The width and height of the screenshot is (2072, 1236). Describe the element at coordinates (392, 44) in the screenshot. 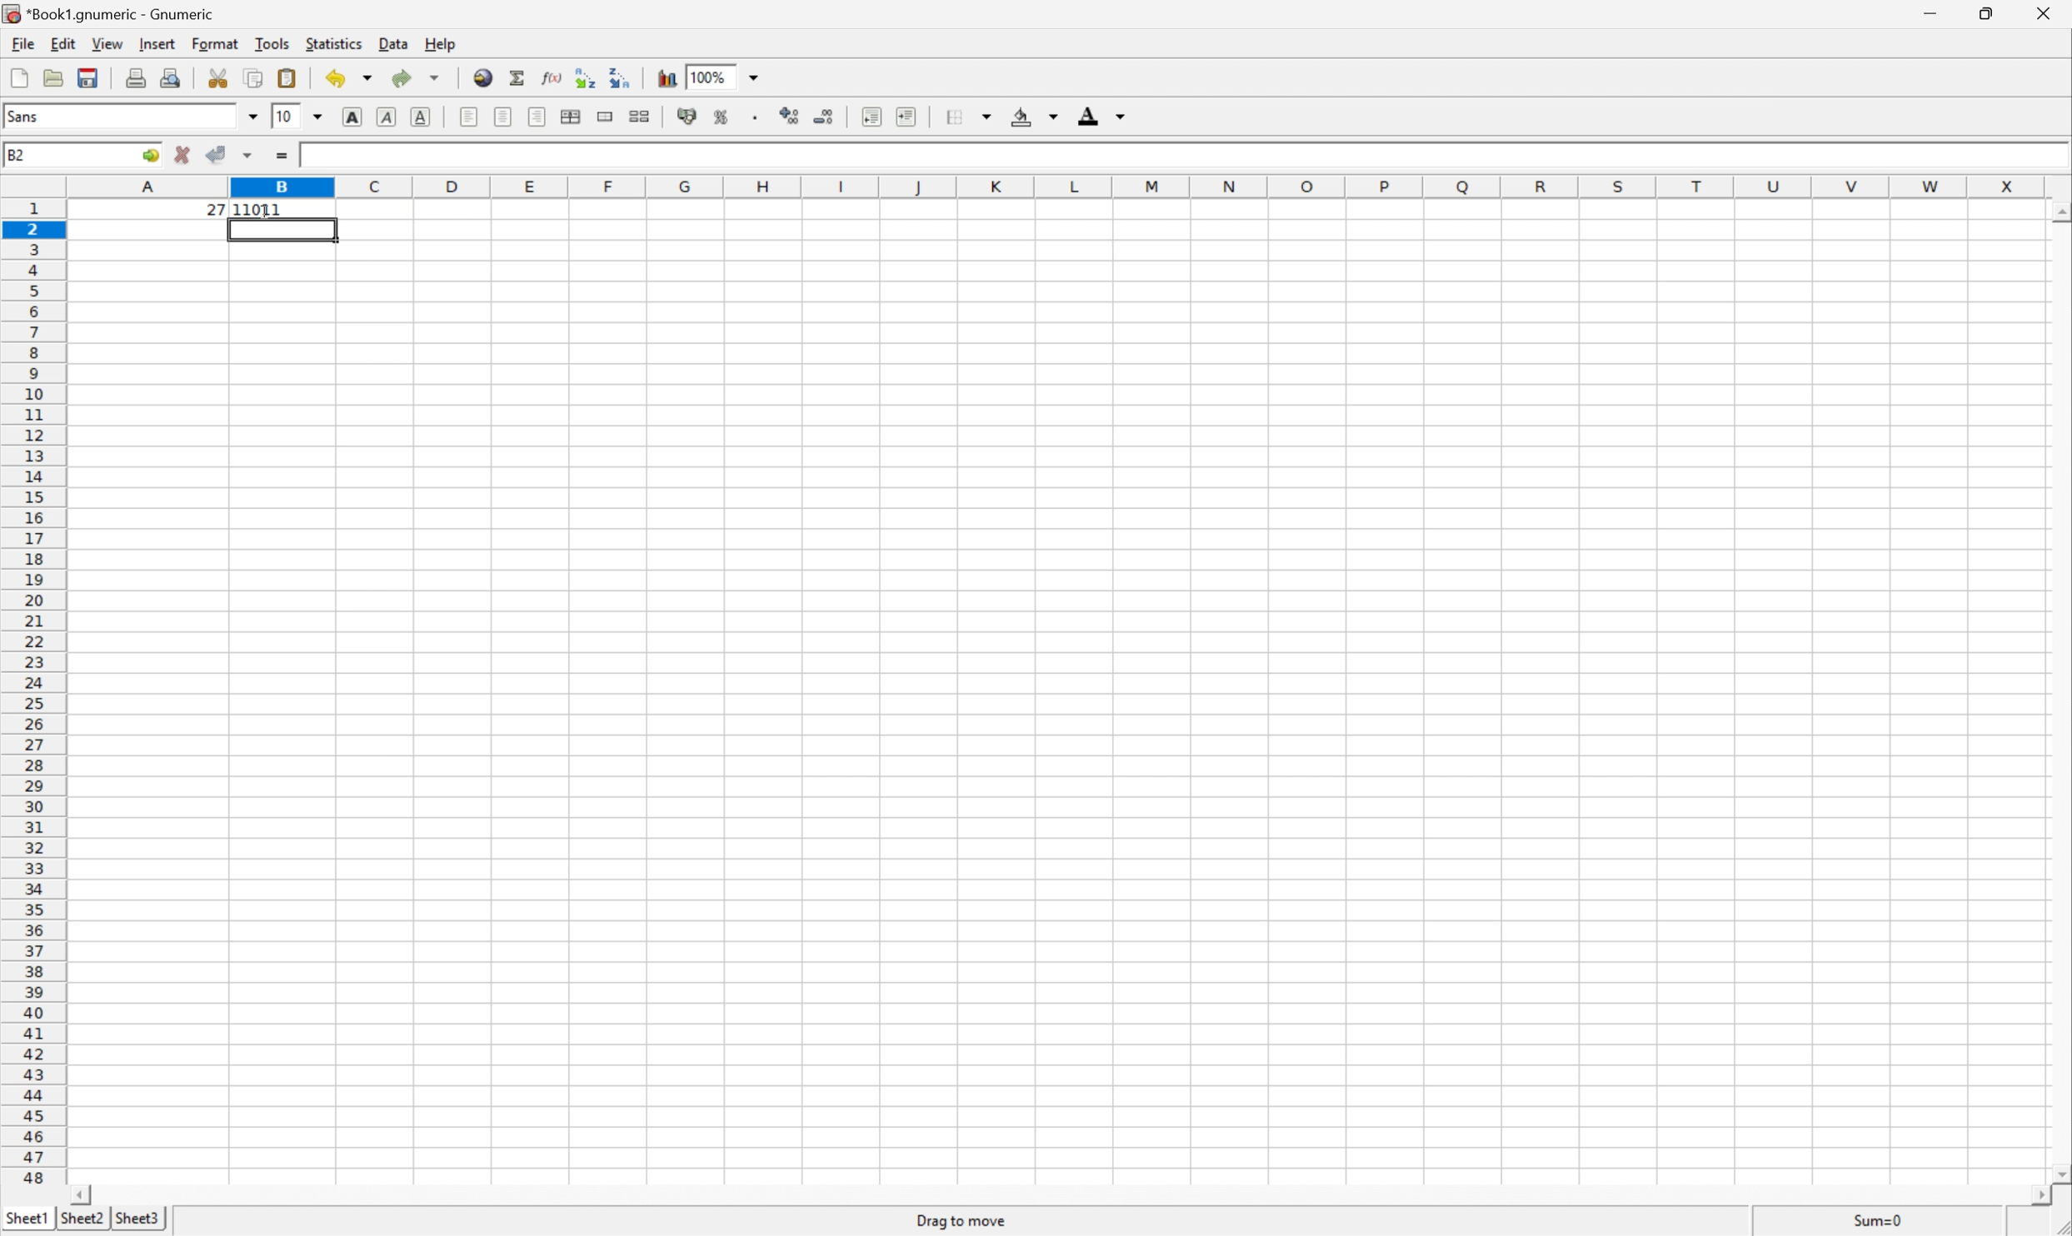

I see `Data` at that location.